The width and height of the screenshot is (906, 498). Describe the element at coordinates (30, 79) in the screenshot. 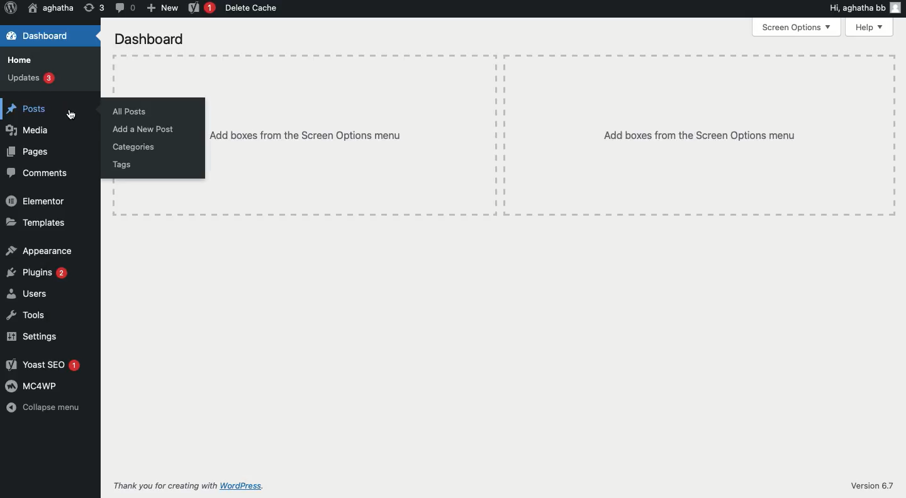

I see `Updates` at that location.